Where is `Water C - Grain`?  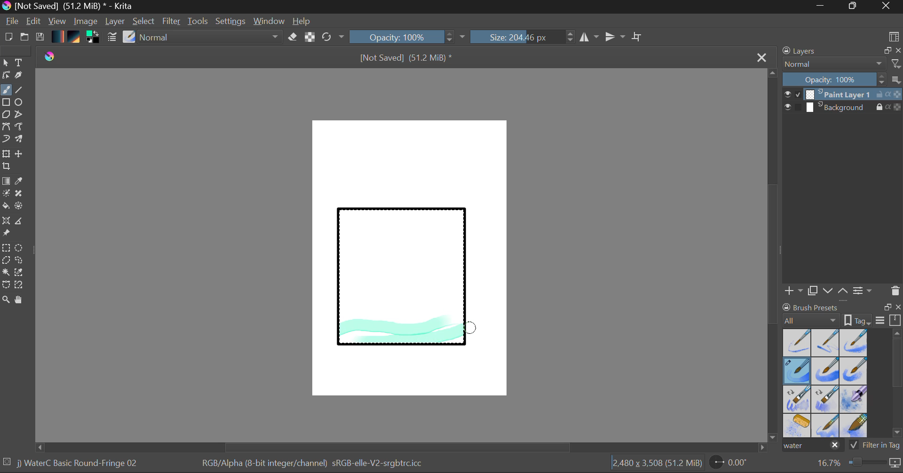
Water C - Grain is located at coordinates (826, 371).